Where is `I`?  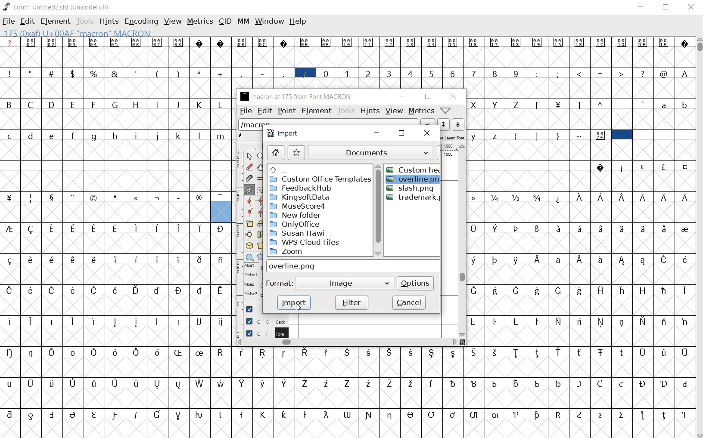 I is located at coordinates (158, 104).